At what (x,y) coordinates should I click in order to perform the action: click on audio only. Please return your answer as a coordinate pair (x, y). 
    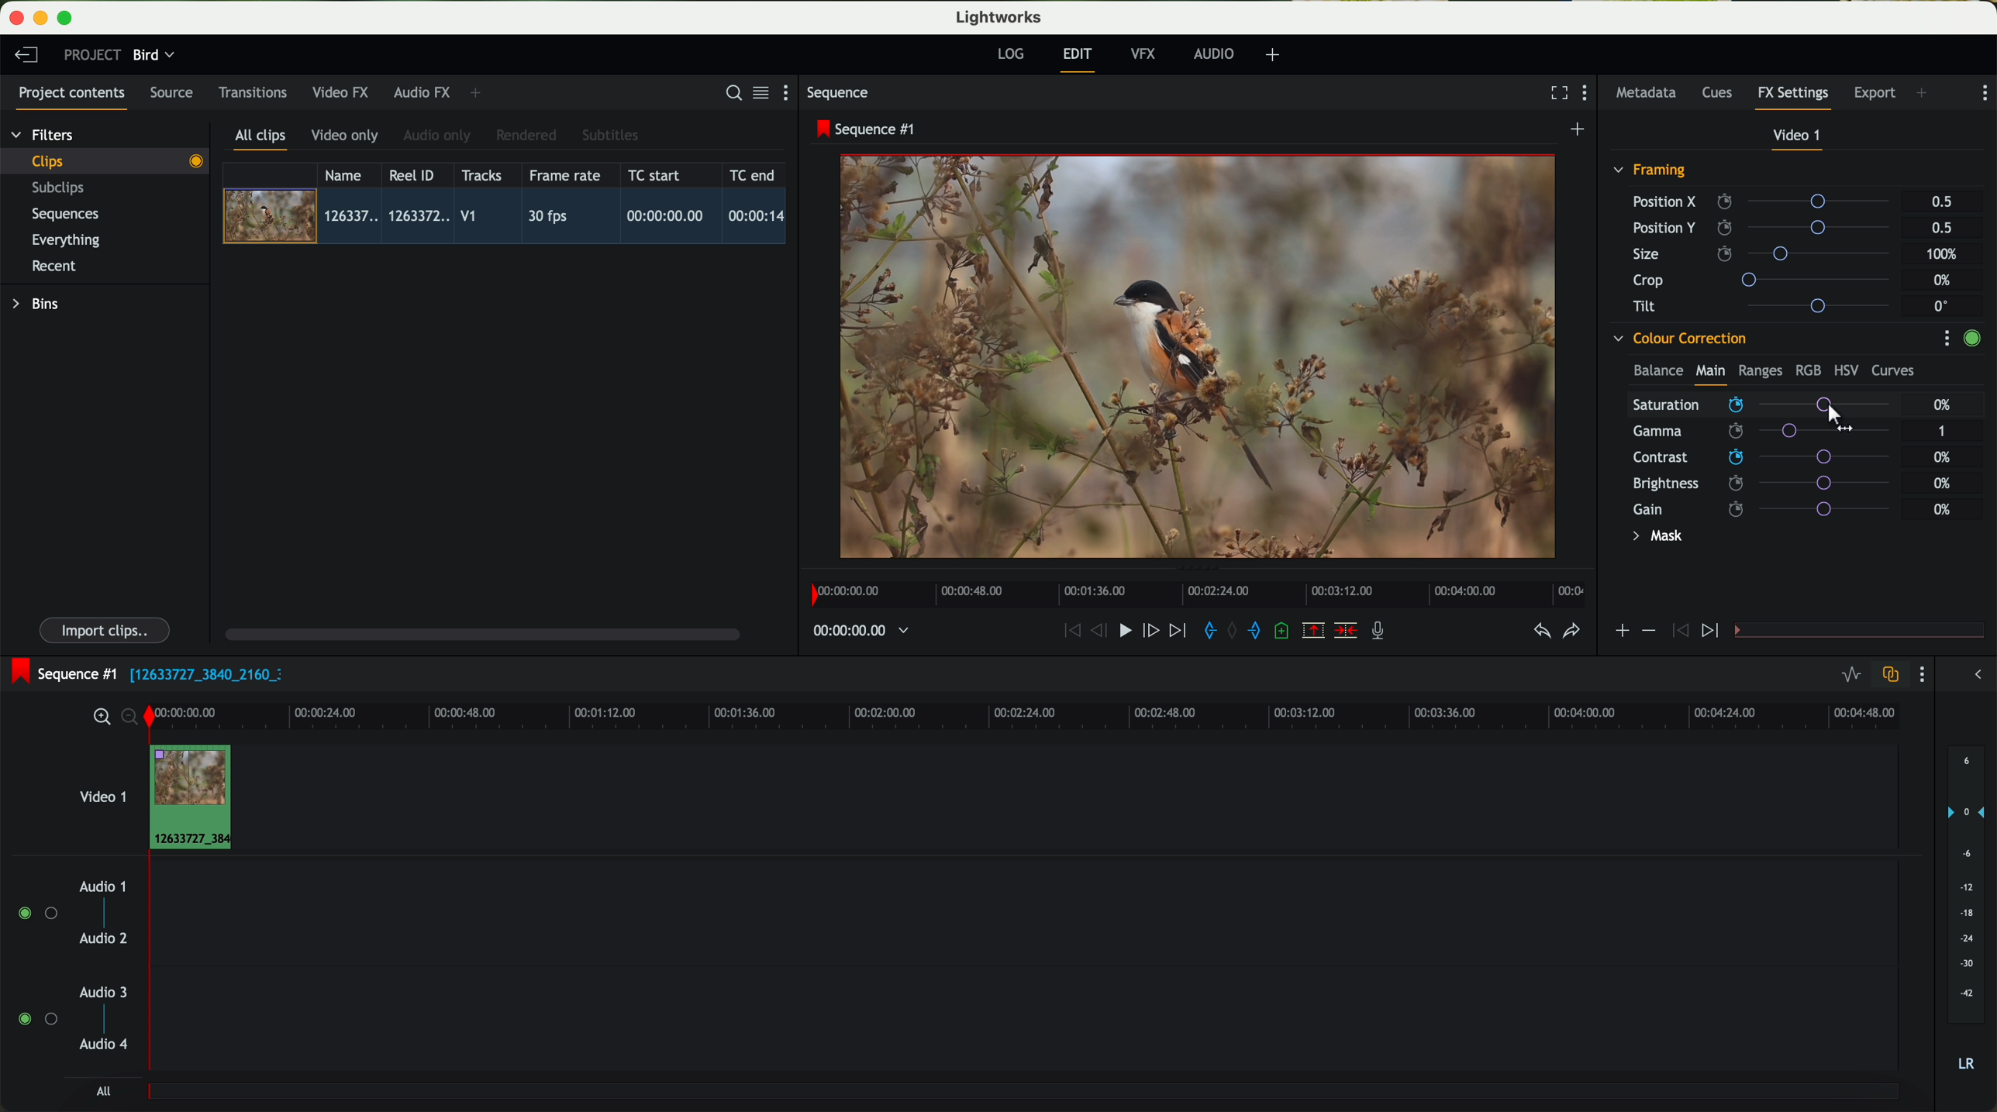
    Looking at the image, I should click on (438, 136).